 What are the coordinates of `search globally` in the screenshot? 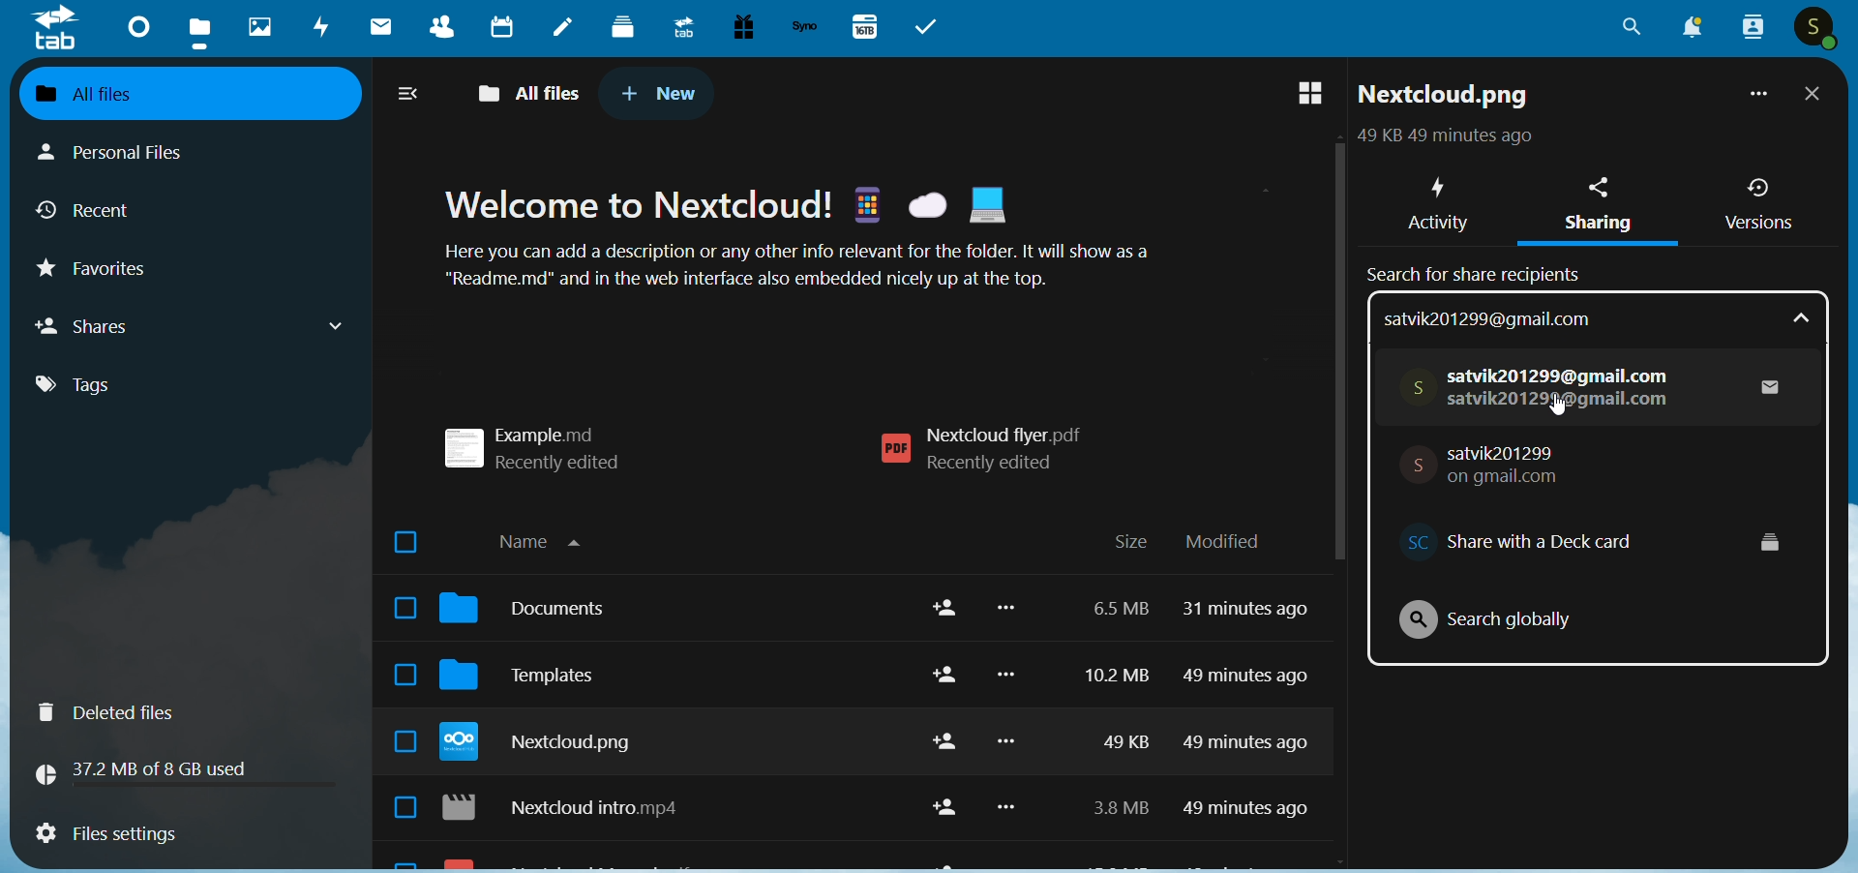 It's located at (1497, 617).